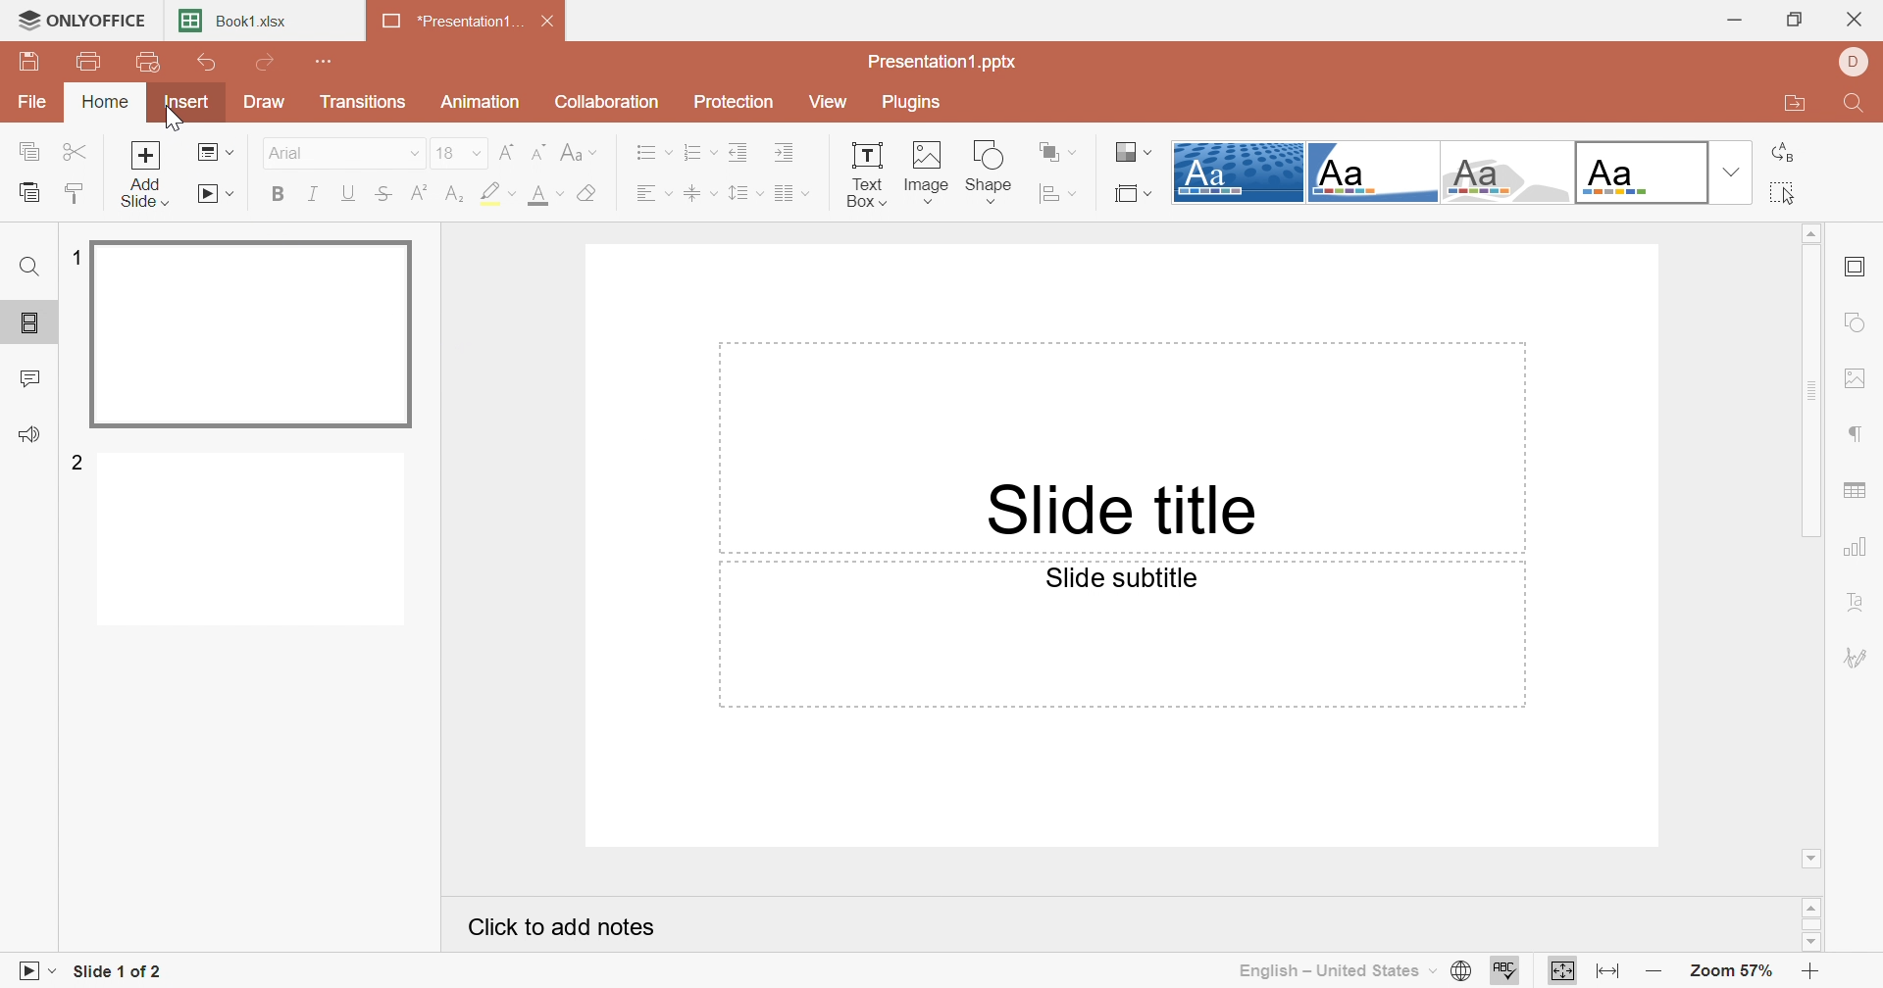 Image resolution: width=1883 pixels, height=988 pixels. What do you see at coordinates (33, 323) in the screenshot?
I see `Slides` at bounding box center [33, 323].